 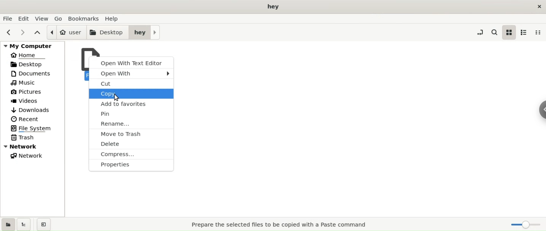 What do you see at coordinates (131, 135) in the screenshot?
I see `move to trash` at bounding box center [131, 135].